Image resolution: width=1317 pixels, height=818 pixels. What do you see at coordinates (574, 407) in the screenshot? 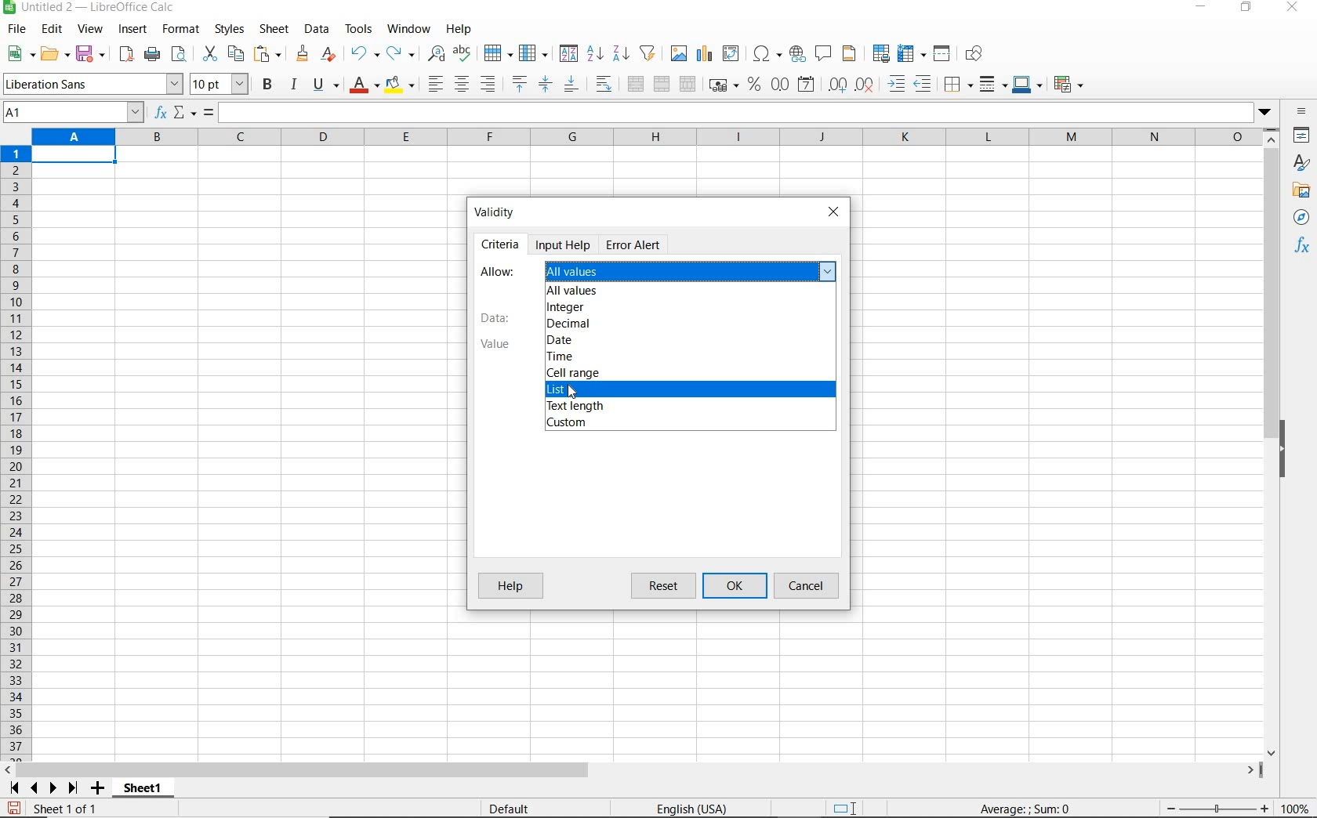
I see `text length` at bounding box center [574, 407].